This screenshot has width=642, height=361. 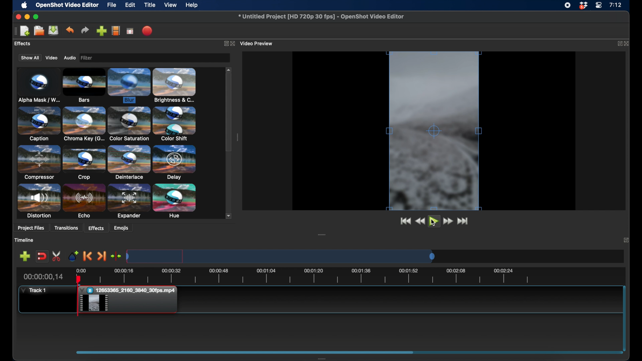 I want to click on File added to timeline, so click(x=130, y=300).